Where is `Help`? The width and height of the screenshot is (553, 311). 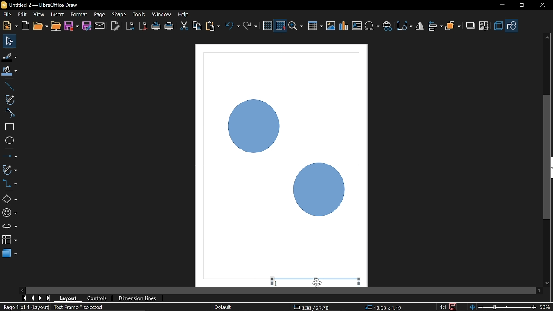
Help is located at coordinates (184, 14).